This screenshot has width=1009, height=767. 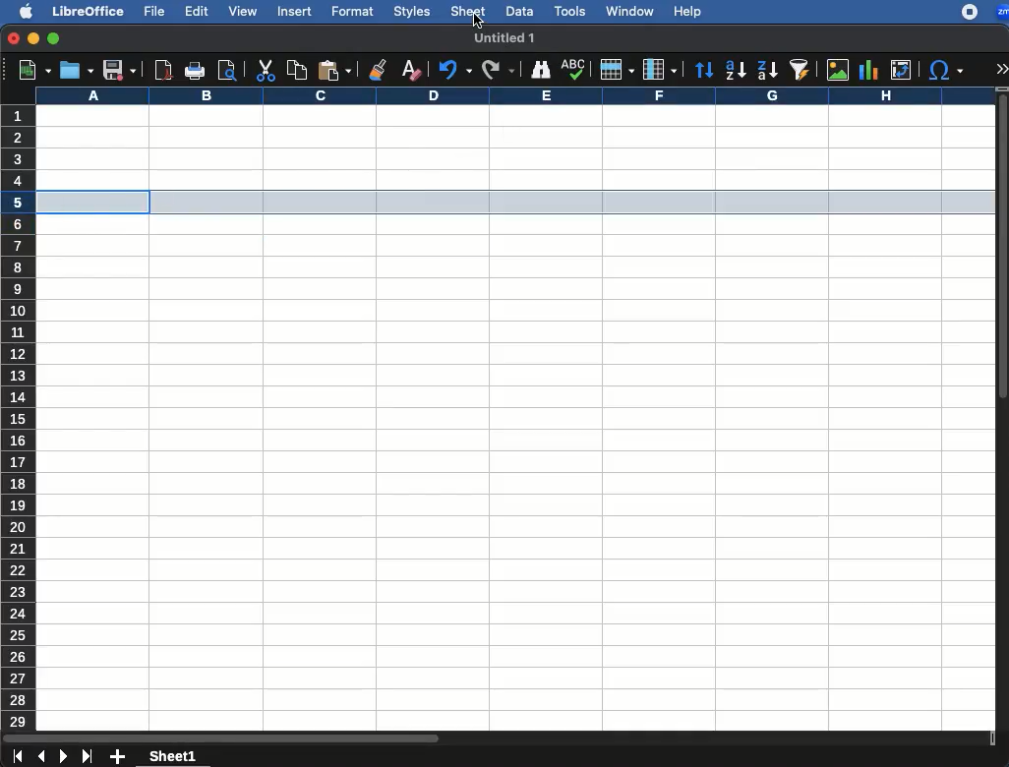 I want to click on close, so click(x=12, y=38).